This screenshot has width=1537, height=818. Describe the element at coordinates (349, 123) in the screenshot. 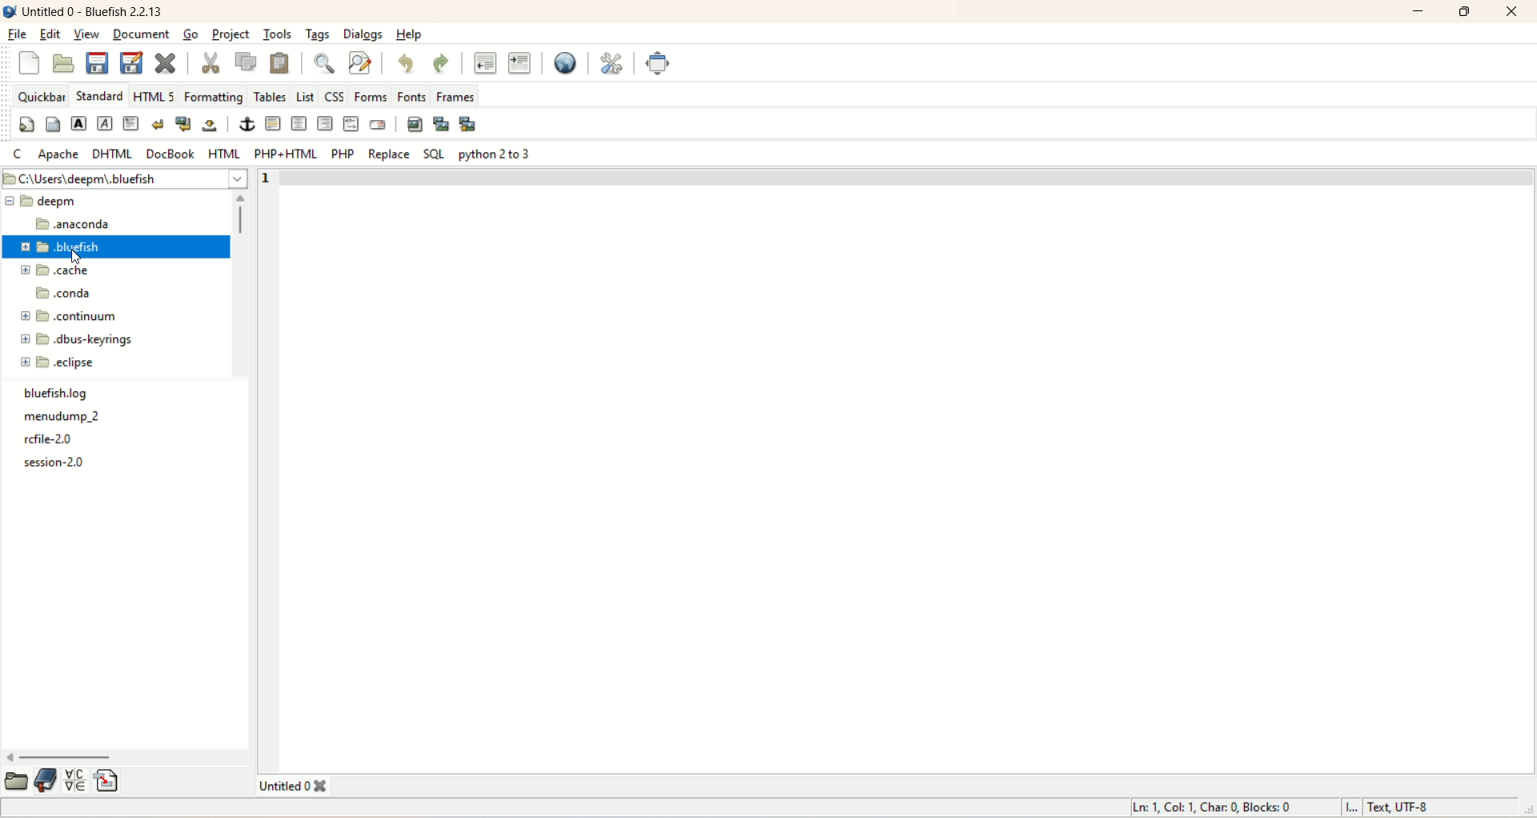

I see `HTML comment` at that location.